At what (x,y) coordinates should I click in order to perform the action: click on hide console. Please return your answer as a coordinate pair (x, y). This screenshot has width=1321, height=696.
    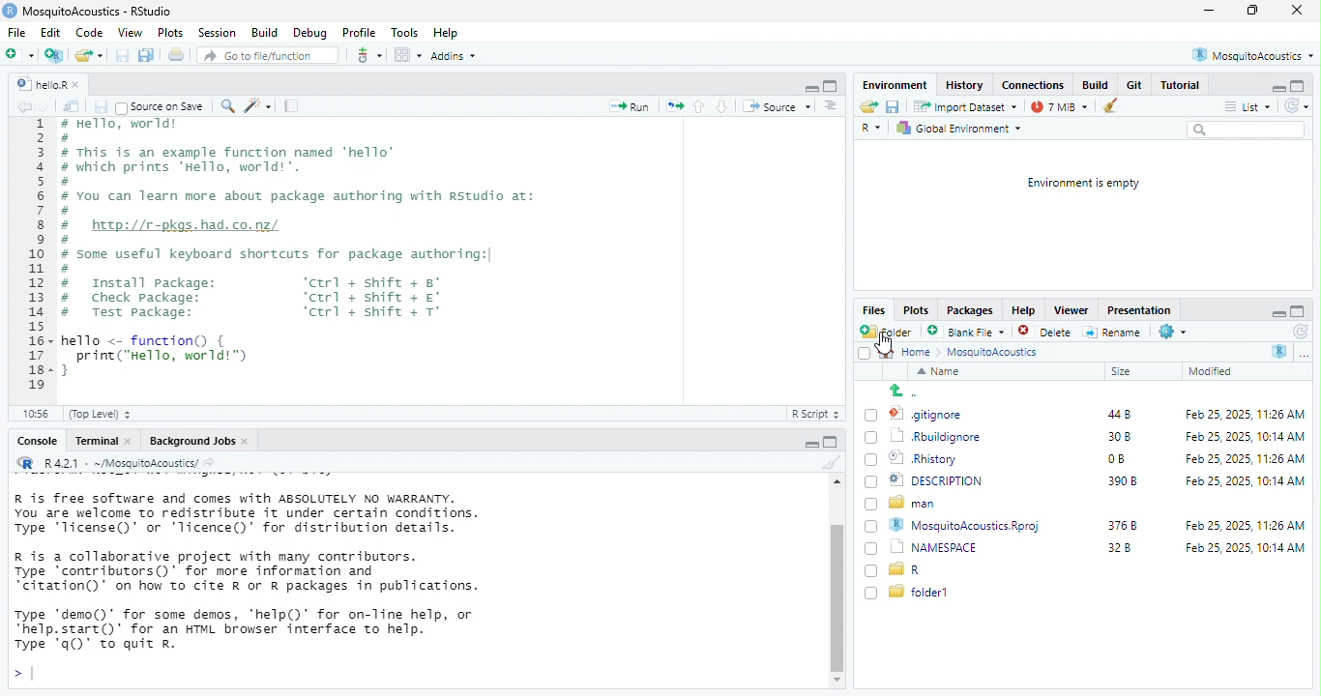
    Looking at the image, I should click on (1300, 309).